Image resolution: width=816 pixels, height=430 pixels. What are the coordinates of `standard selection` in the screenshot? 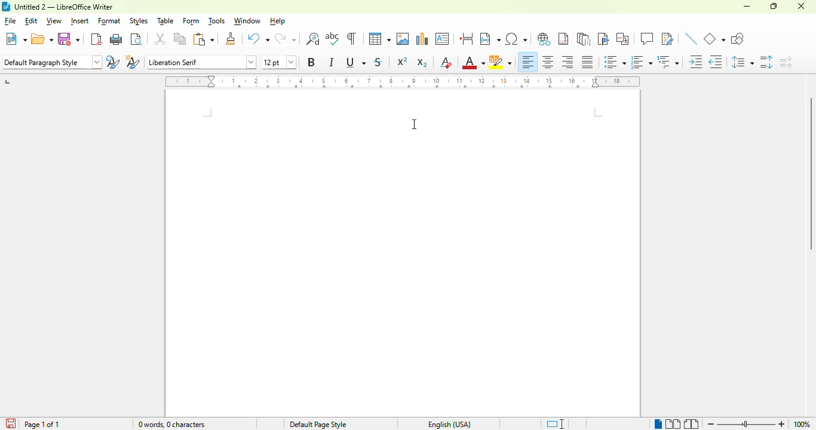 It's located at (556, 424).